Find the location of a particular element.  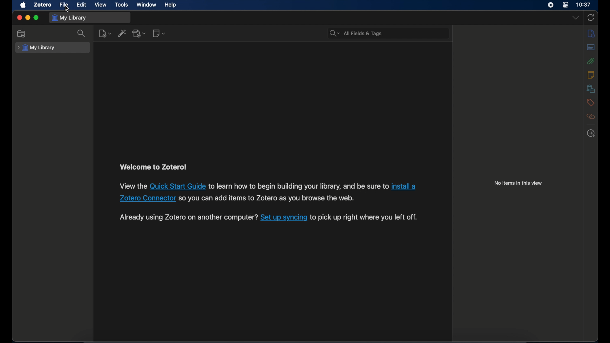

dropdown is located at coordinates (576, 18).